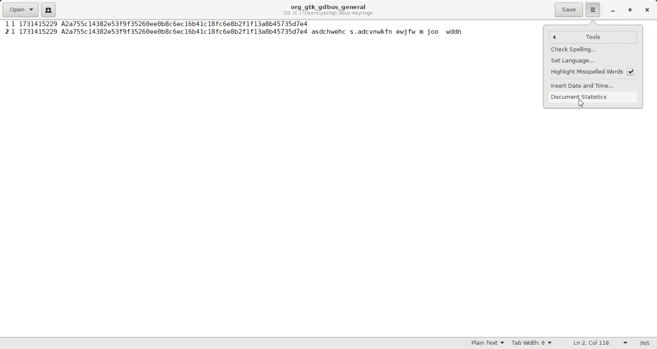  I want to click on Close, so click(647, 10).